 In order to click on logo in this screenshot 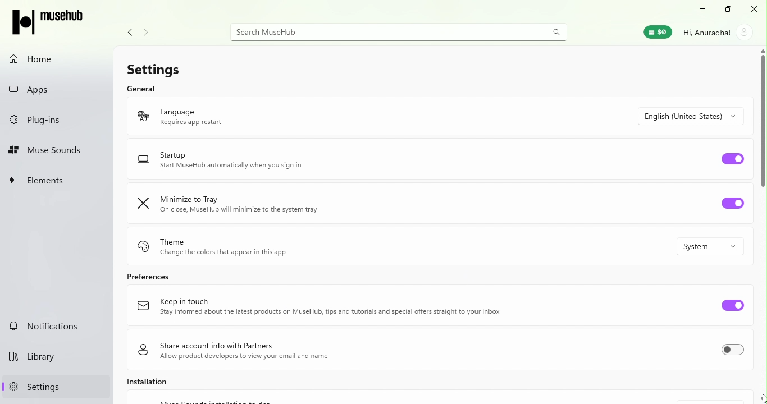, I will do `click(143, 351)`.